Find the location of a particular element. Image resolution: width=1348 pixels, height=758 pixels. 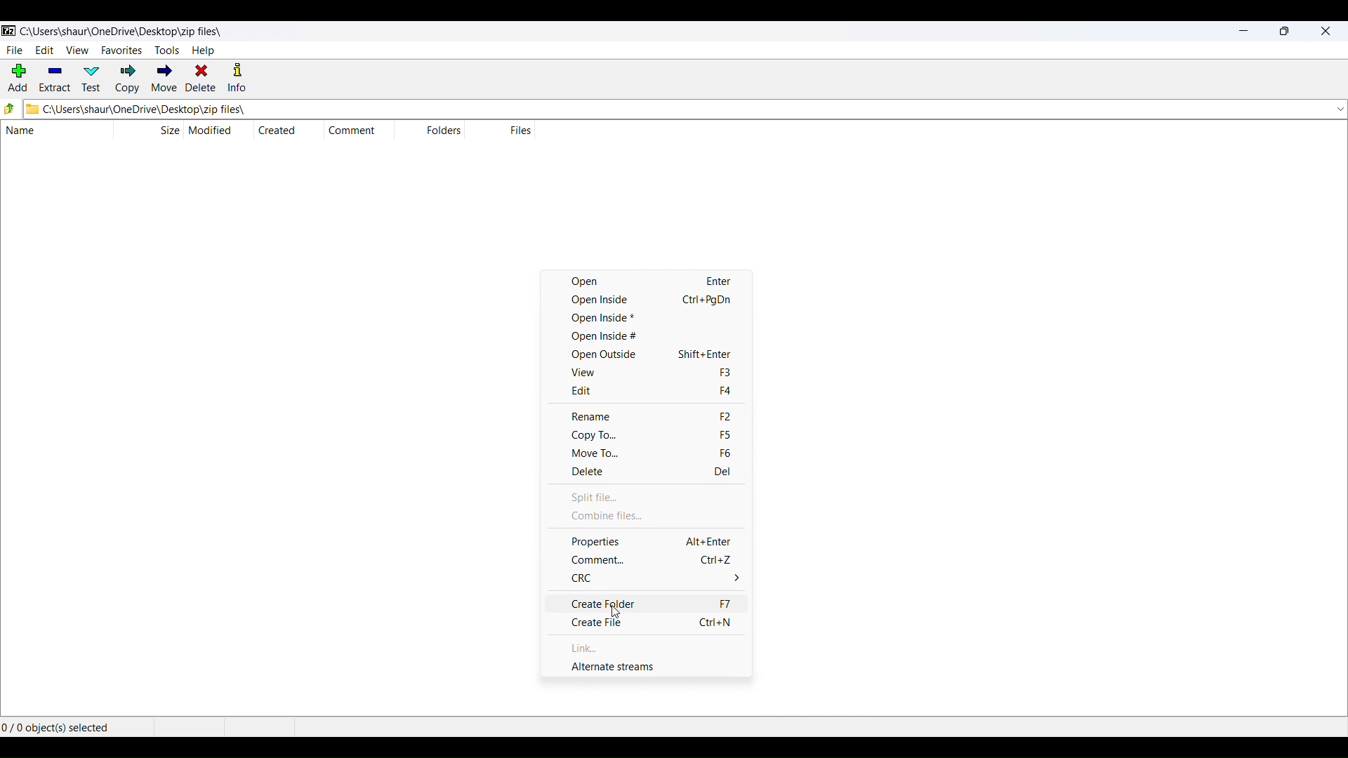

SIZE is located at coordinates (169, 129).